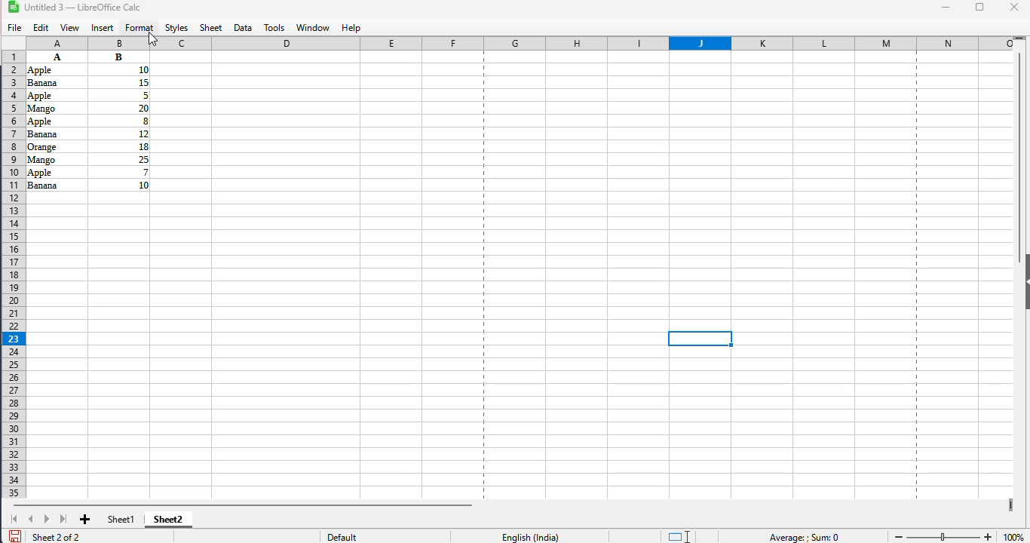 The height and width of the screenshot is (543, 1030). What do you see at coordinates (119, 133) in the screenshot?
I see `` at bounding box center [119, 133].